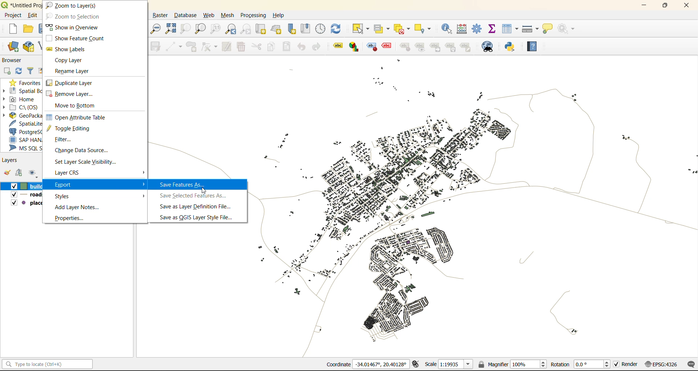 The image size is (698, 371). What do you see at coordinates (278, 15) in the screenshot?
I see `help` at bounding box center [278, 15].